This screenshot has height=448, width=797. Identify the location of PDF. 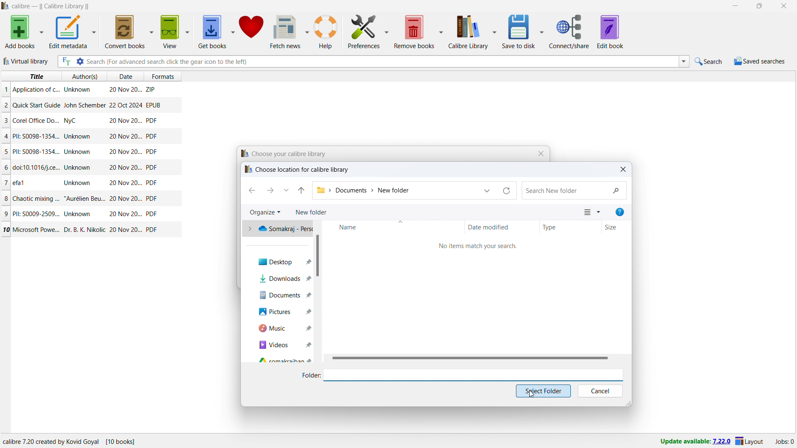
(152, 152).